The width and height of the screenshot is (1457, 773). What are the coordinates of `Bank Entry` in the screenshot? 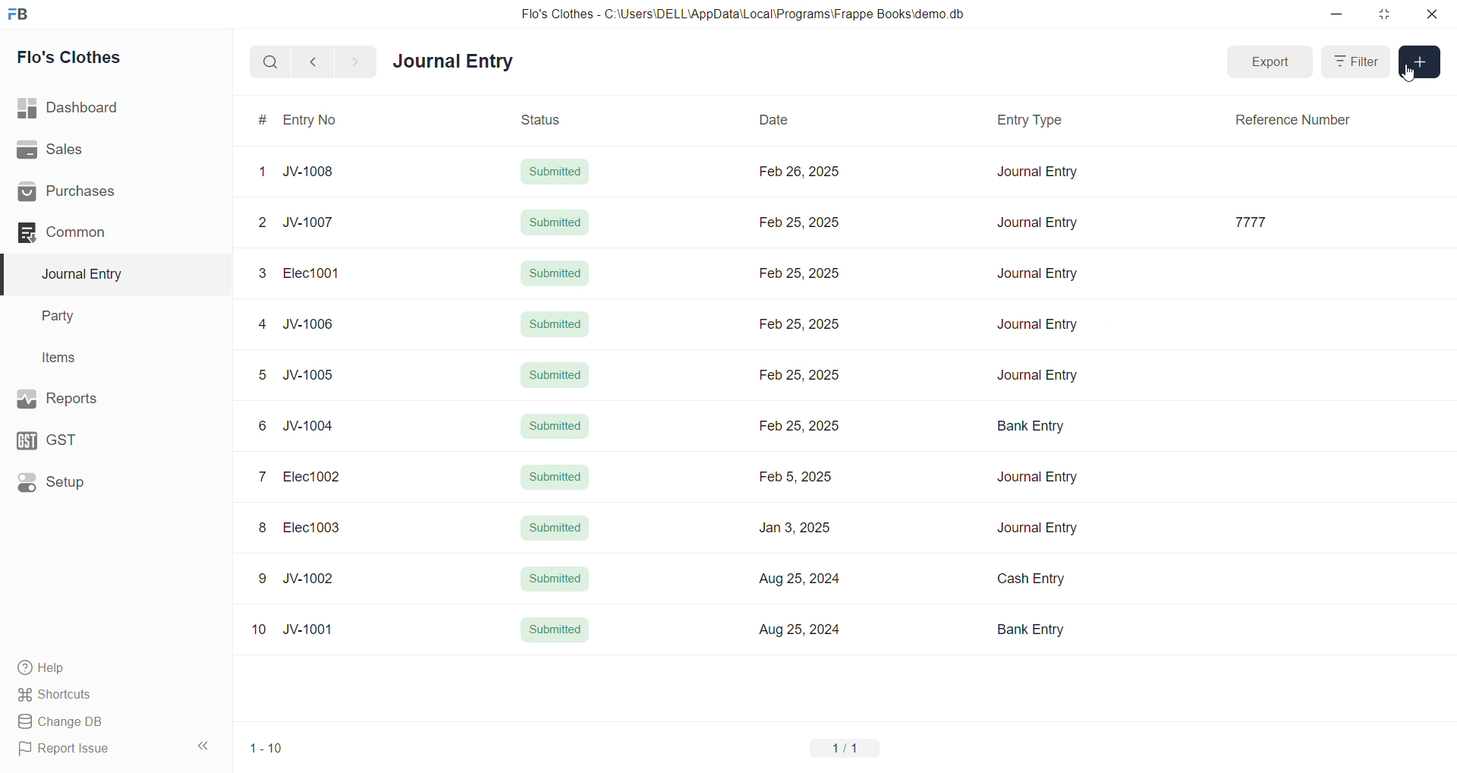 It's located at (1024, 430).